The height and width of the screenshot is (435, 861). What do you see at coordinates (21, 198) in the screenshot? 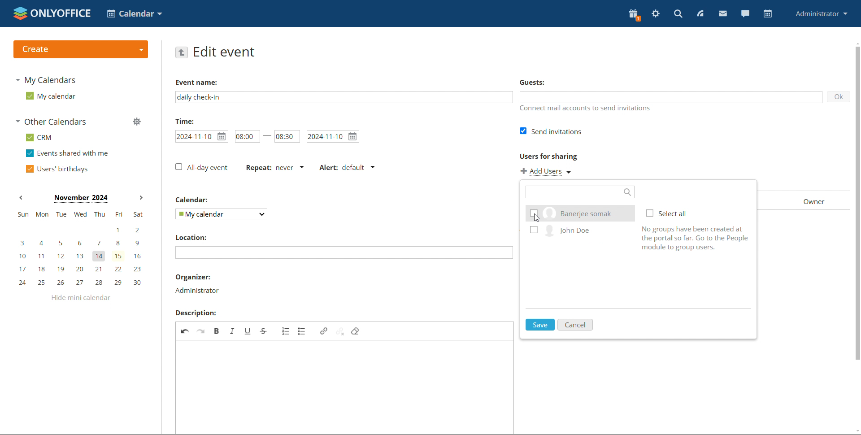
I see `previous month` at bounding box center [21, 198].